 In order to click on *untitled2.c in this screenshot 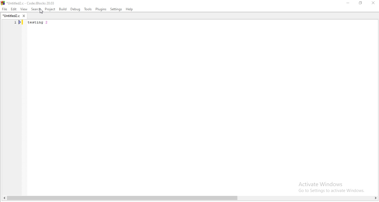, I will do `click(14, 16)`.